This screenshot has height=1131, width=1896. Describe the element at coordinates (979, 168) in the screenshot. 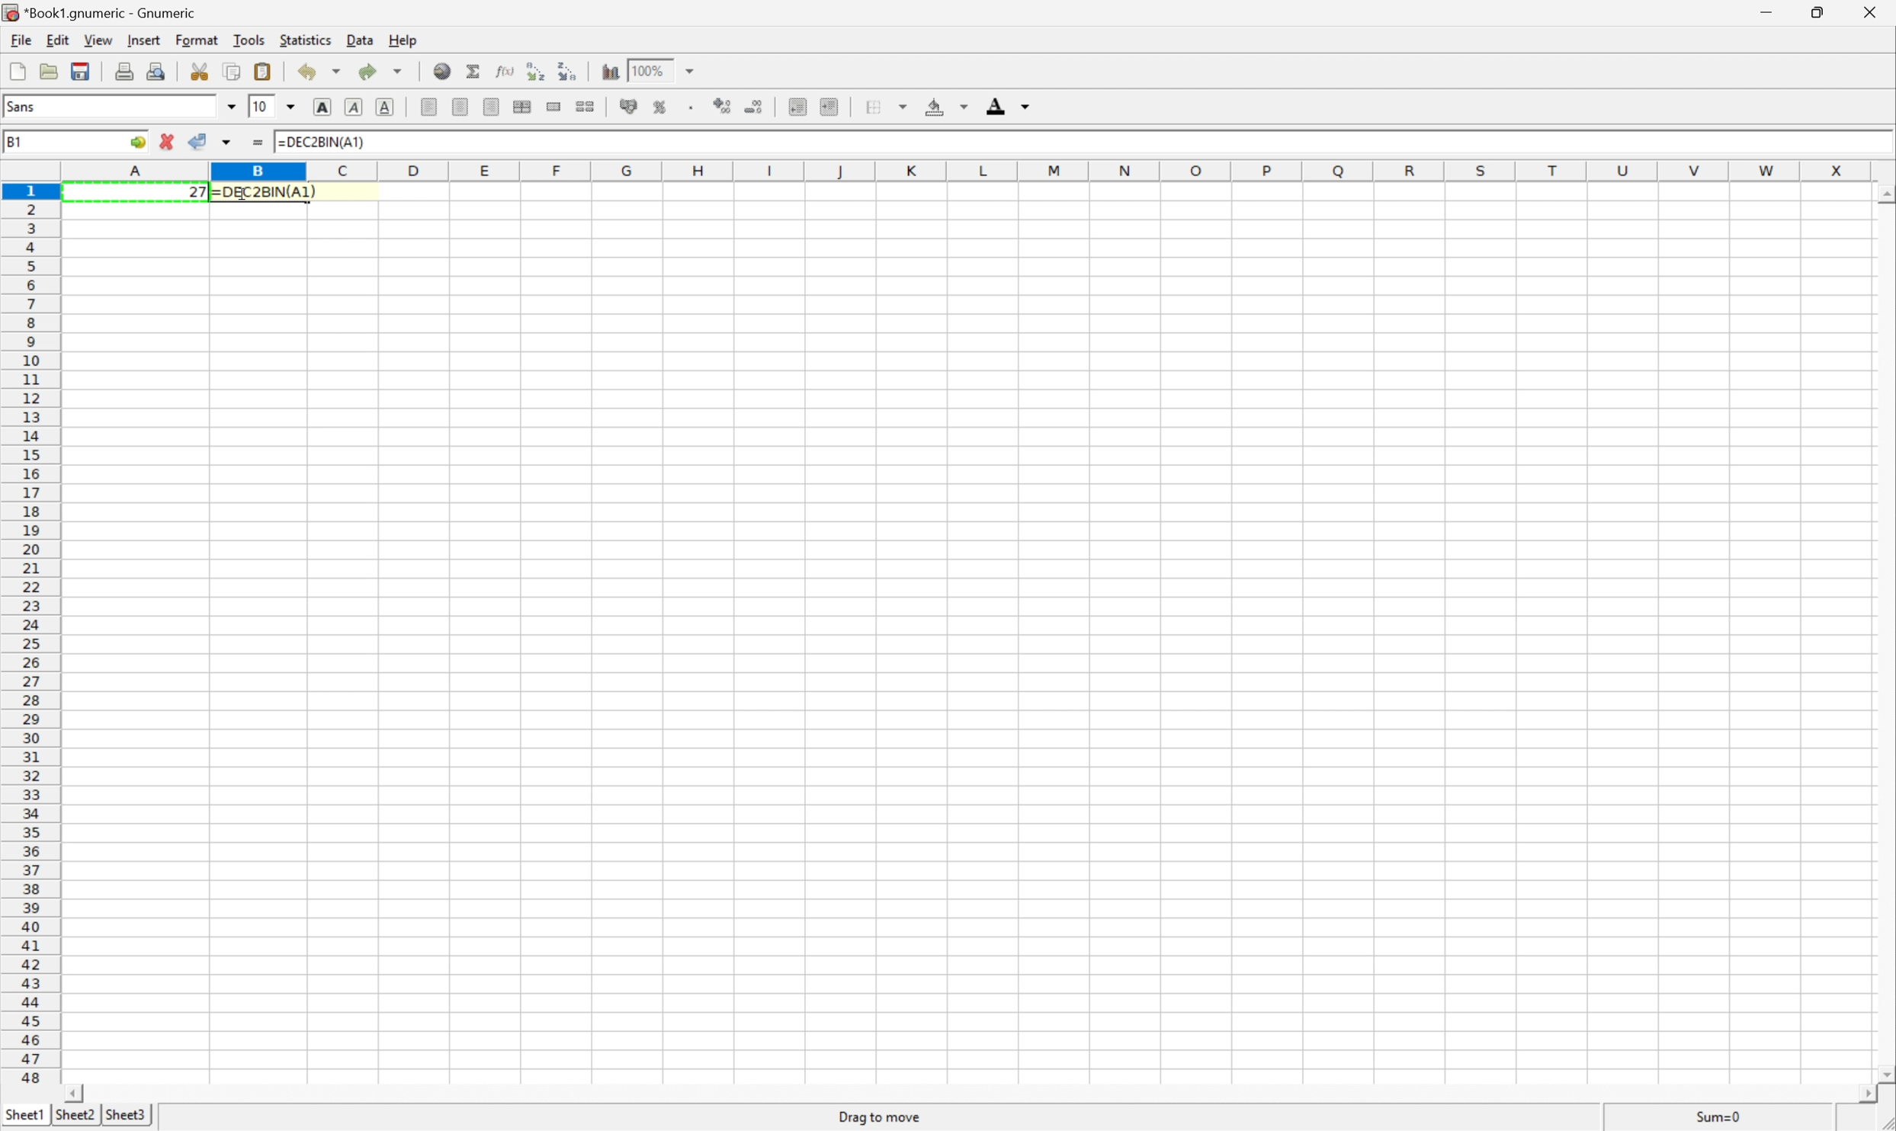

I see `Column names` at that location.